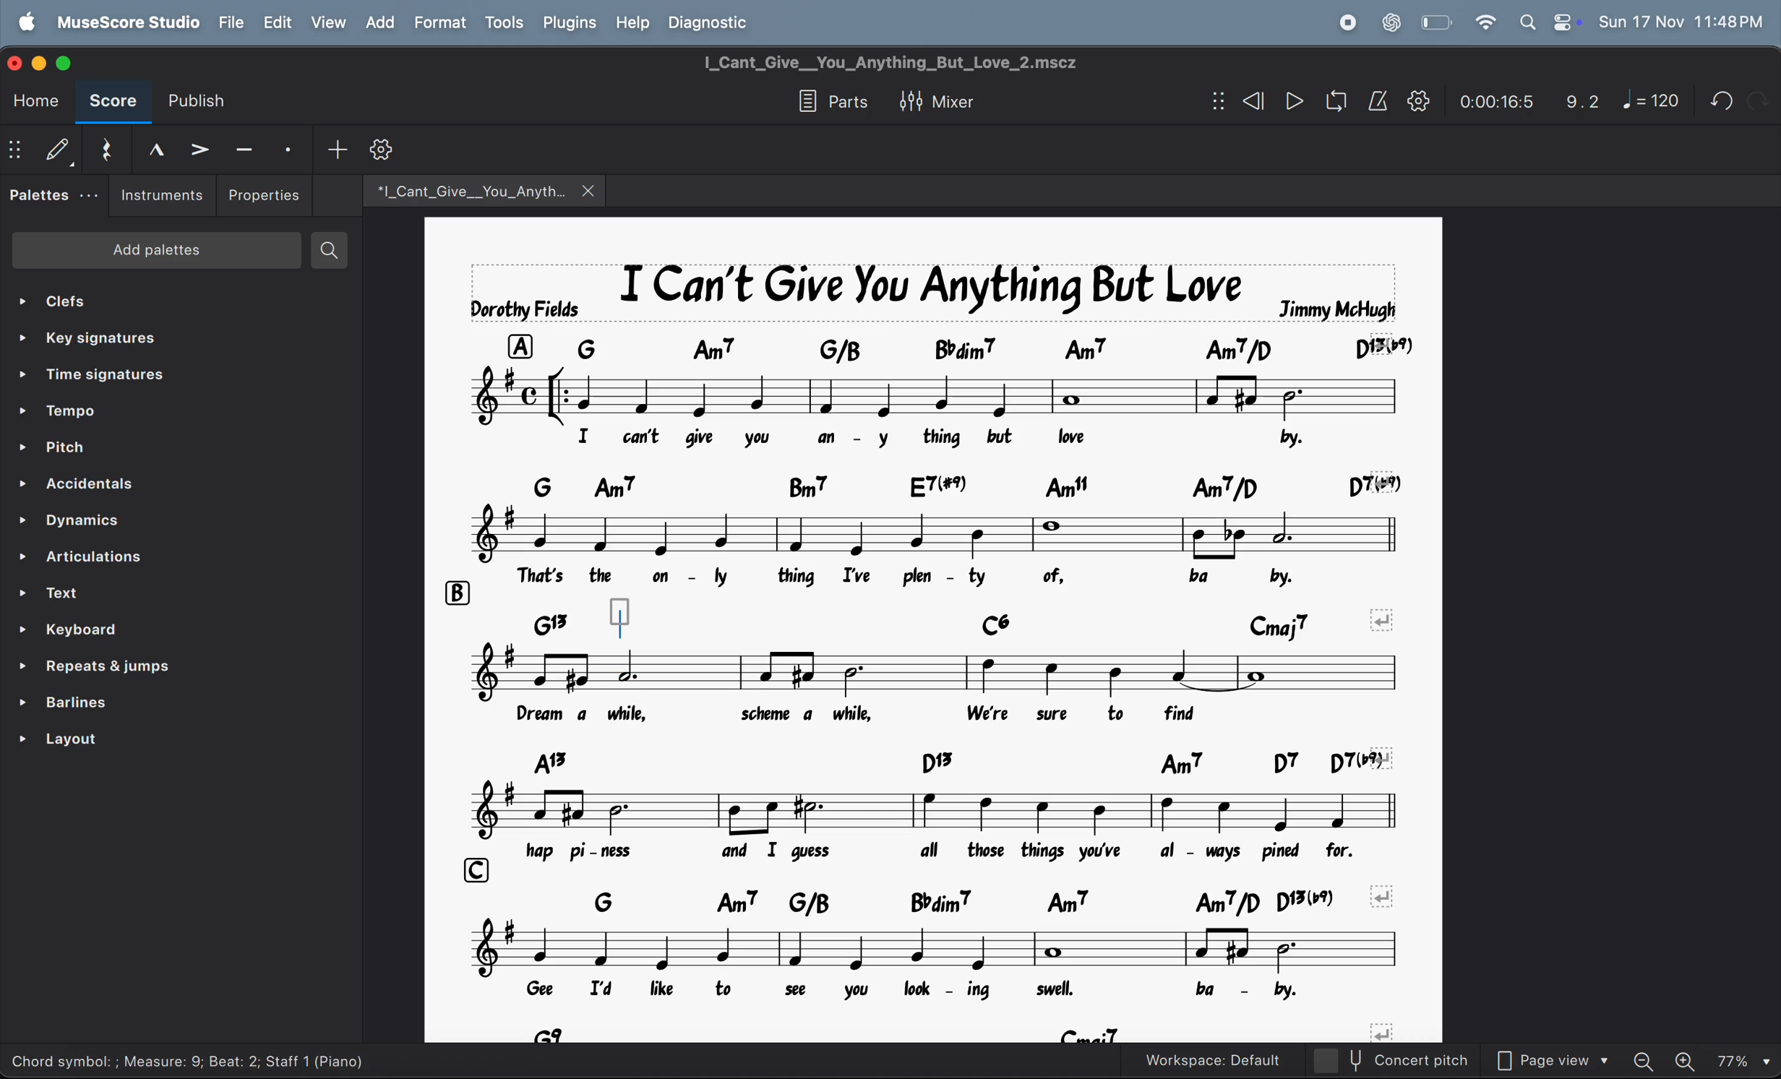 The image size is (1781, 1079). I want to click on b row, so click(453, 592).